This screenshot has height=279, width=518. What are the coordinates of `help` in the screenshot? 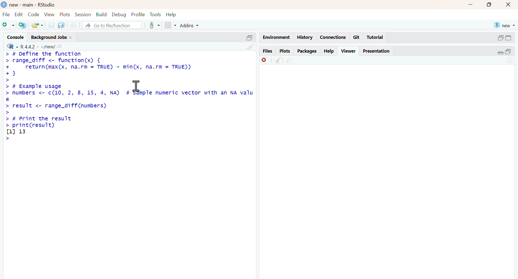 It's located at (329, 52).